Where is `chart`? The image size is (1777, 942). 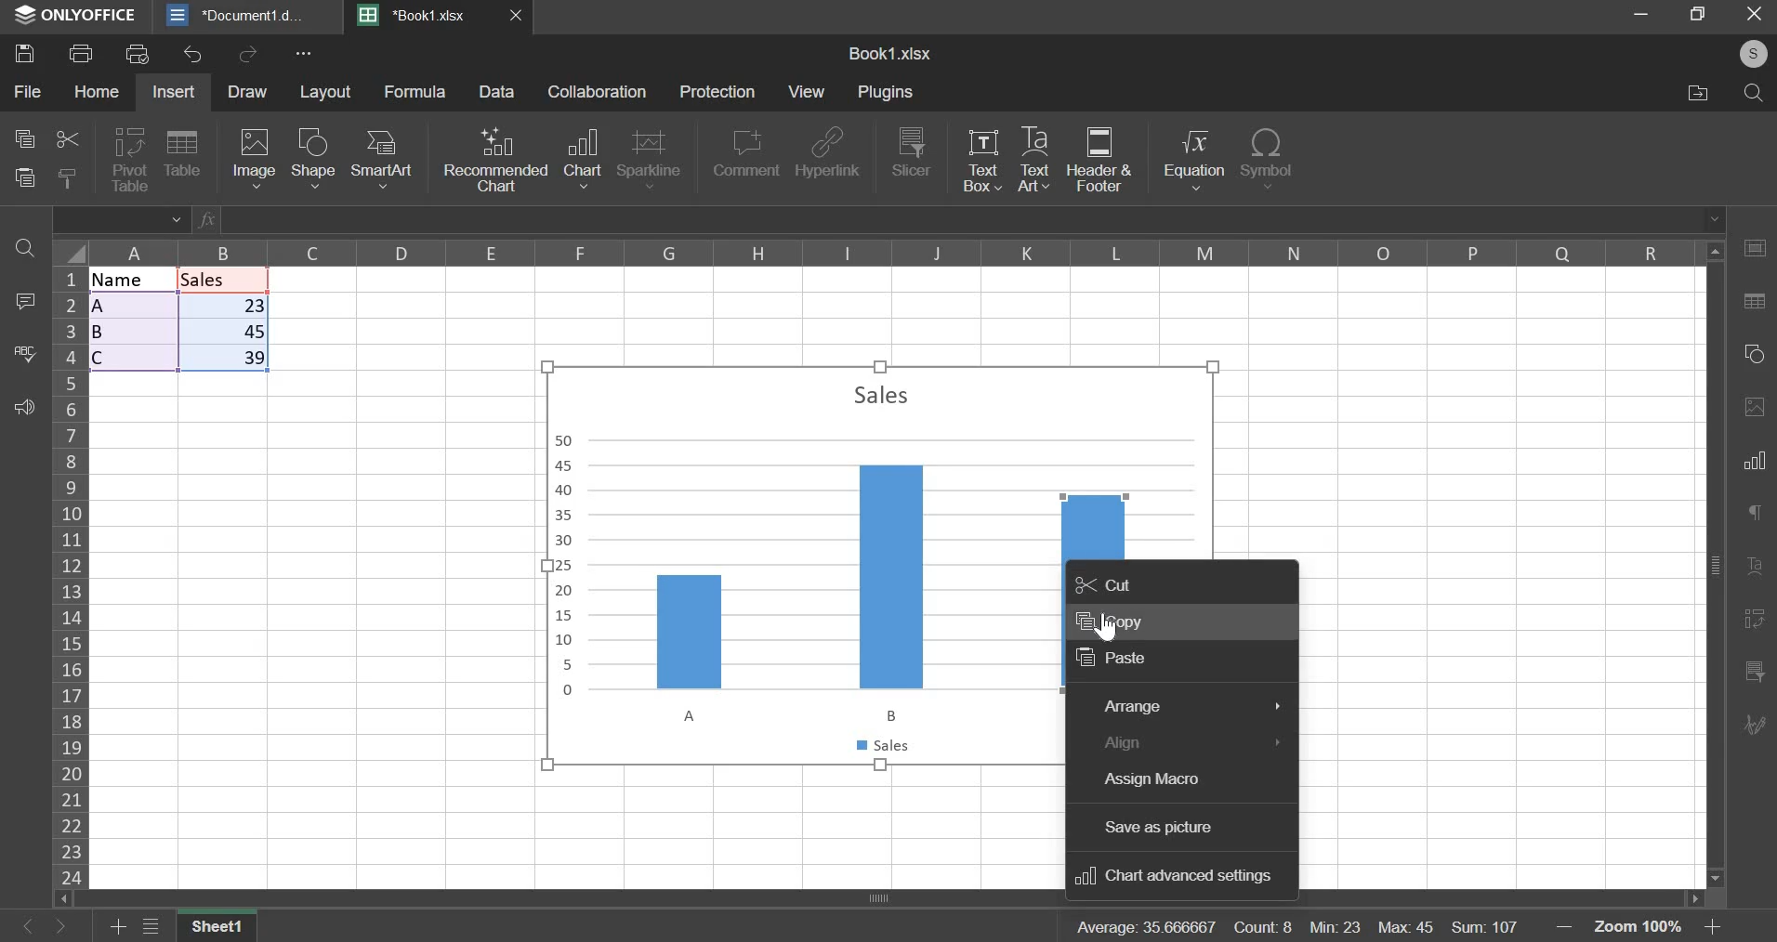
chart is located at coordinates (793, 562).